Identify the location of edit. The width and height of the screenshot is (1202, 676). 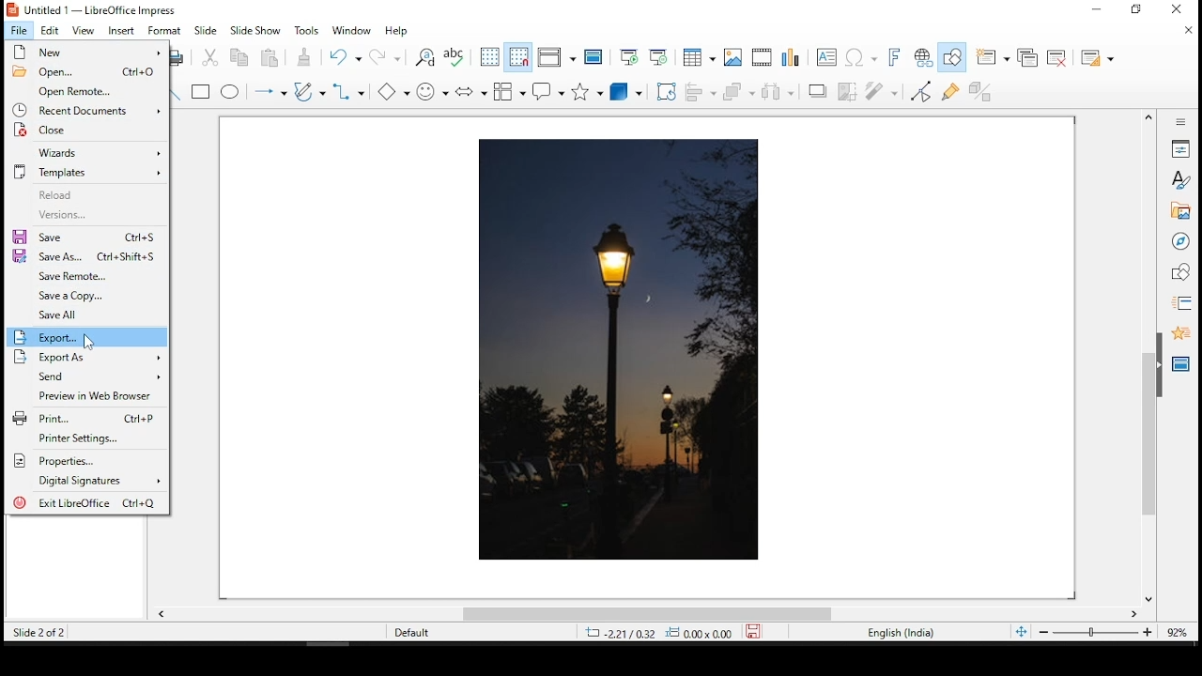
(48, 29).